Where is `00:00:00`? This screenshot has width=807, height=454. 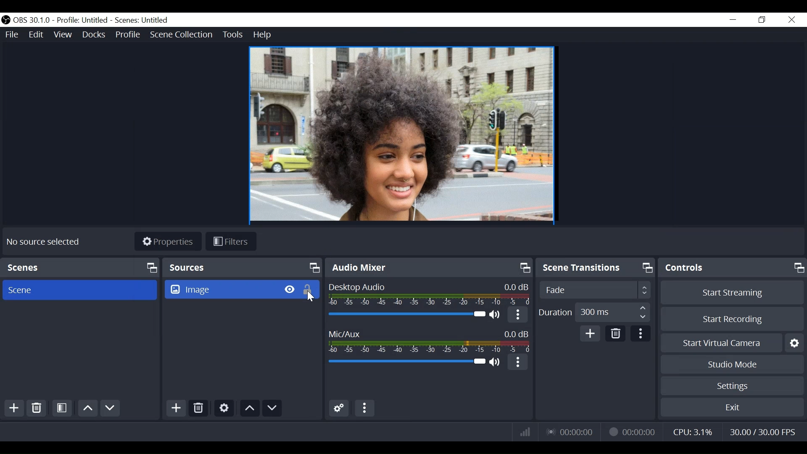
00:00:00 is located at coordinates (632, 432).